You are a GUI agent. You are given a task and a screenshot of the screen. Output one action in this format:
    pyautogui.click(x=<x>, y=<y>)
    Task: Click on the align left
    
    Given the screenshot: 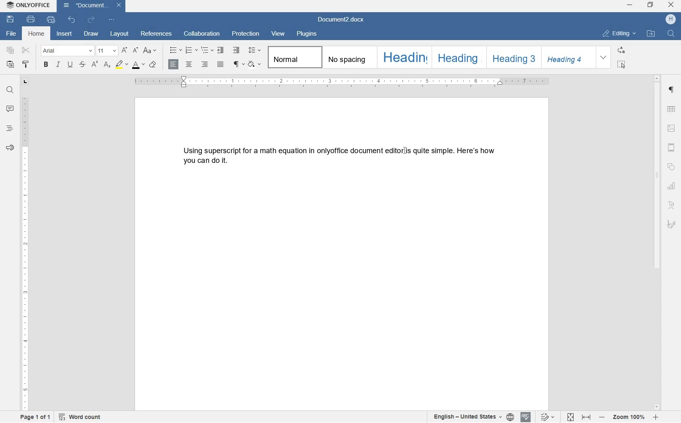 What is the action you would take?
    pyautogui.click(x=174, y=65)
    